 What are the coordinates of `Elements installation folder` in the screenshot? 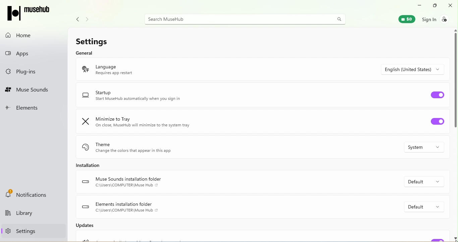 It's located at (125, 204).